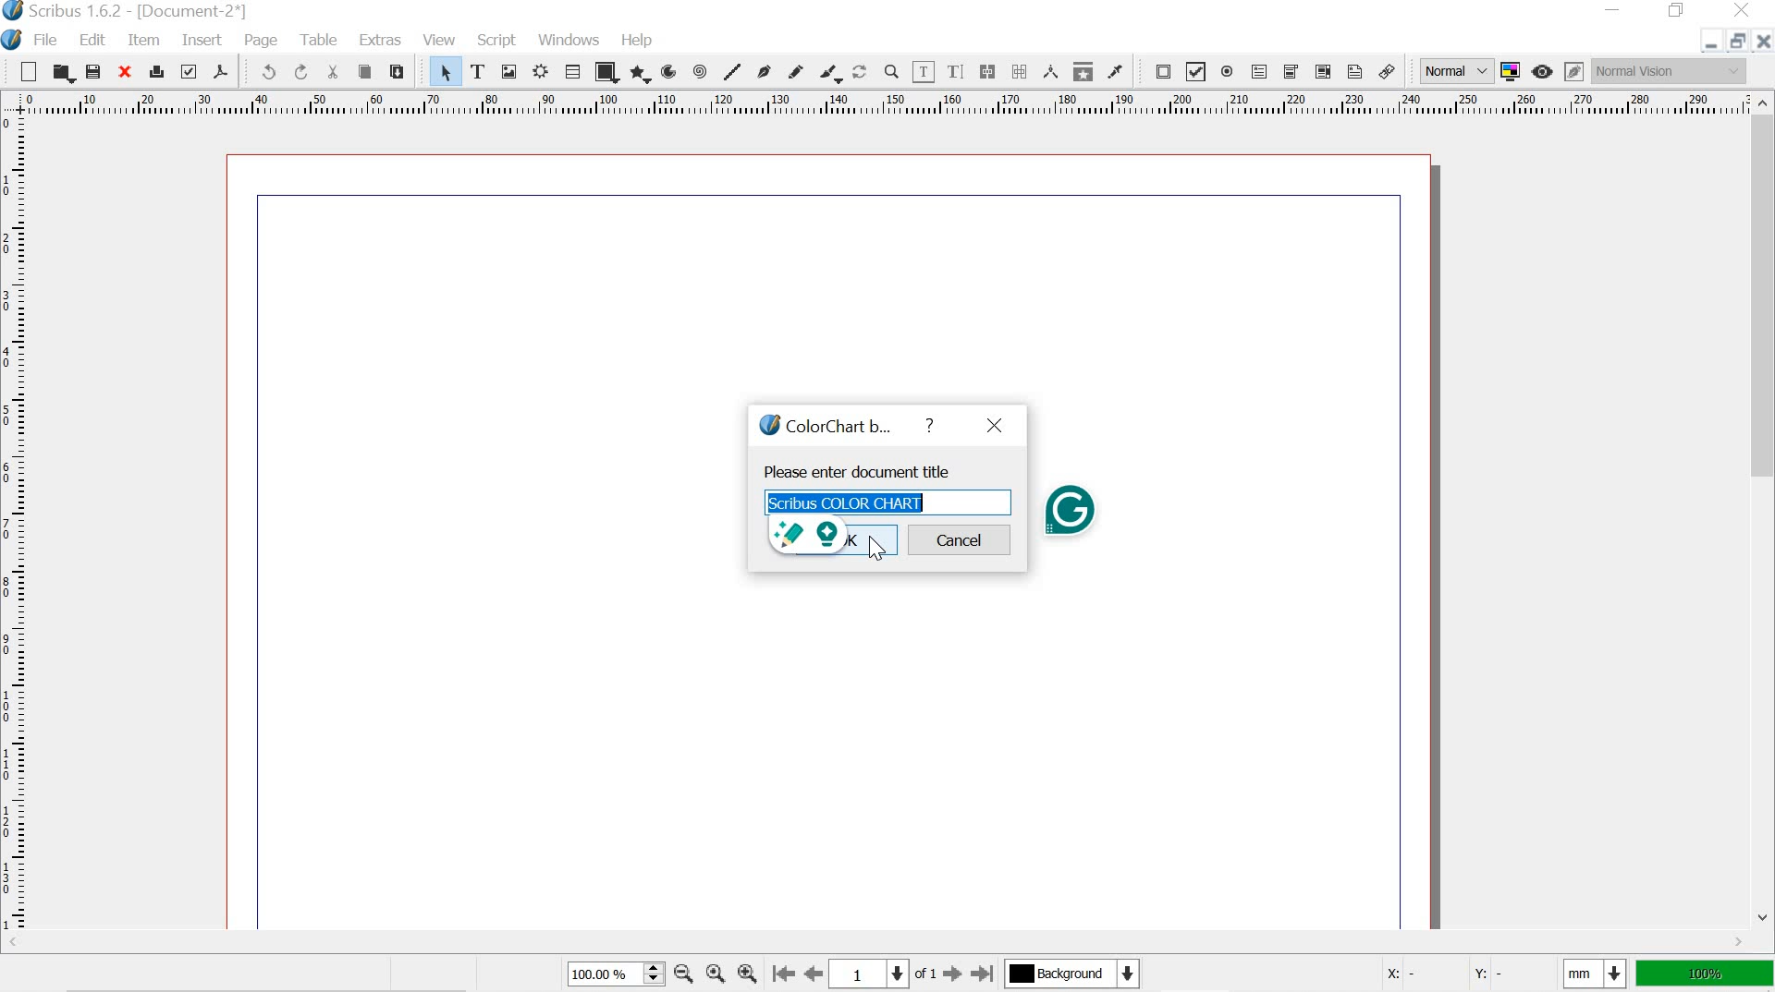  Describe the element at coordinates (189, 71) in the screenshot. I see `preflight verifier` at that location.